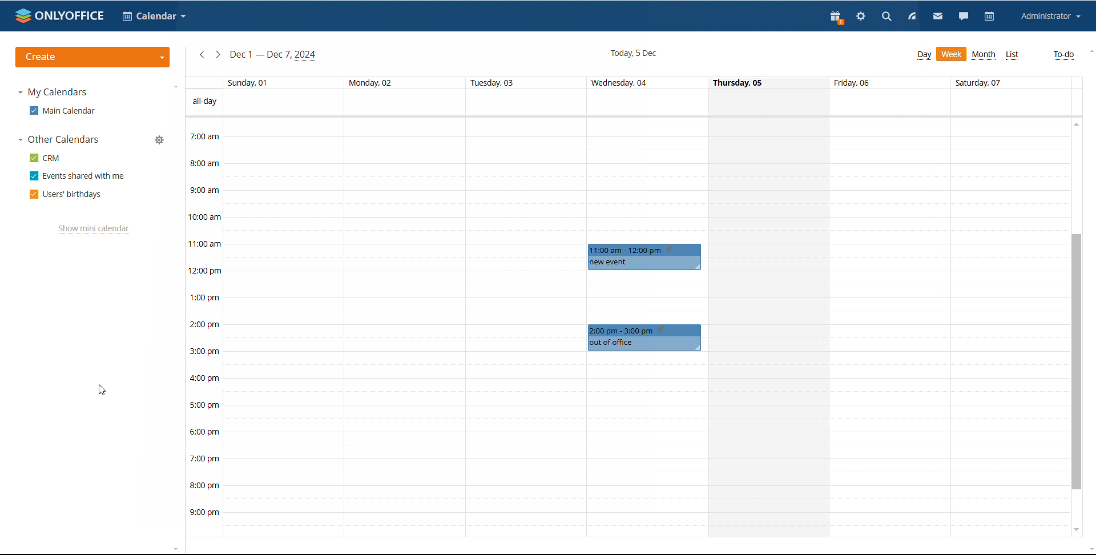  What do you see at coordinates (1075, 125) in the screenshot?
I see `scroll up` at bounding box center [1075, 125].